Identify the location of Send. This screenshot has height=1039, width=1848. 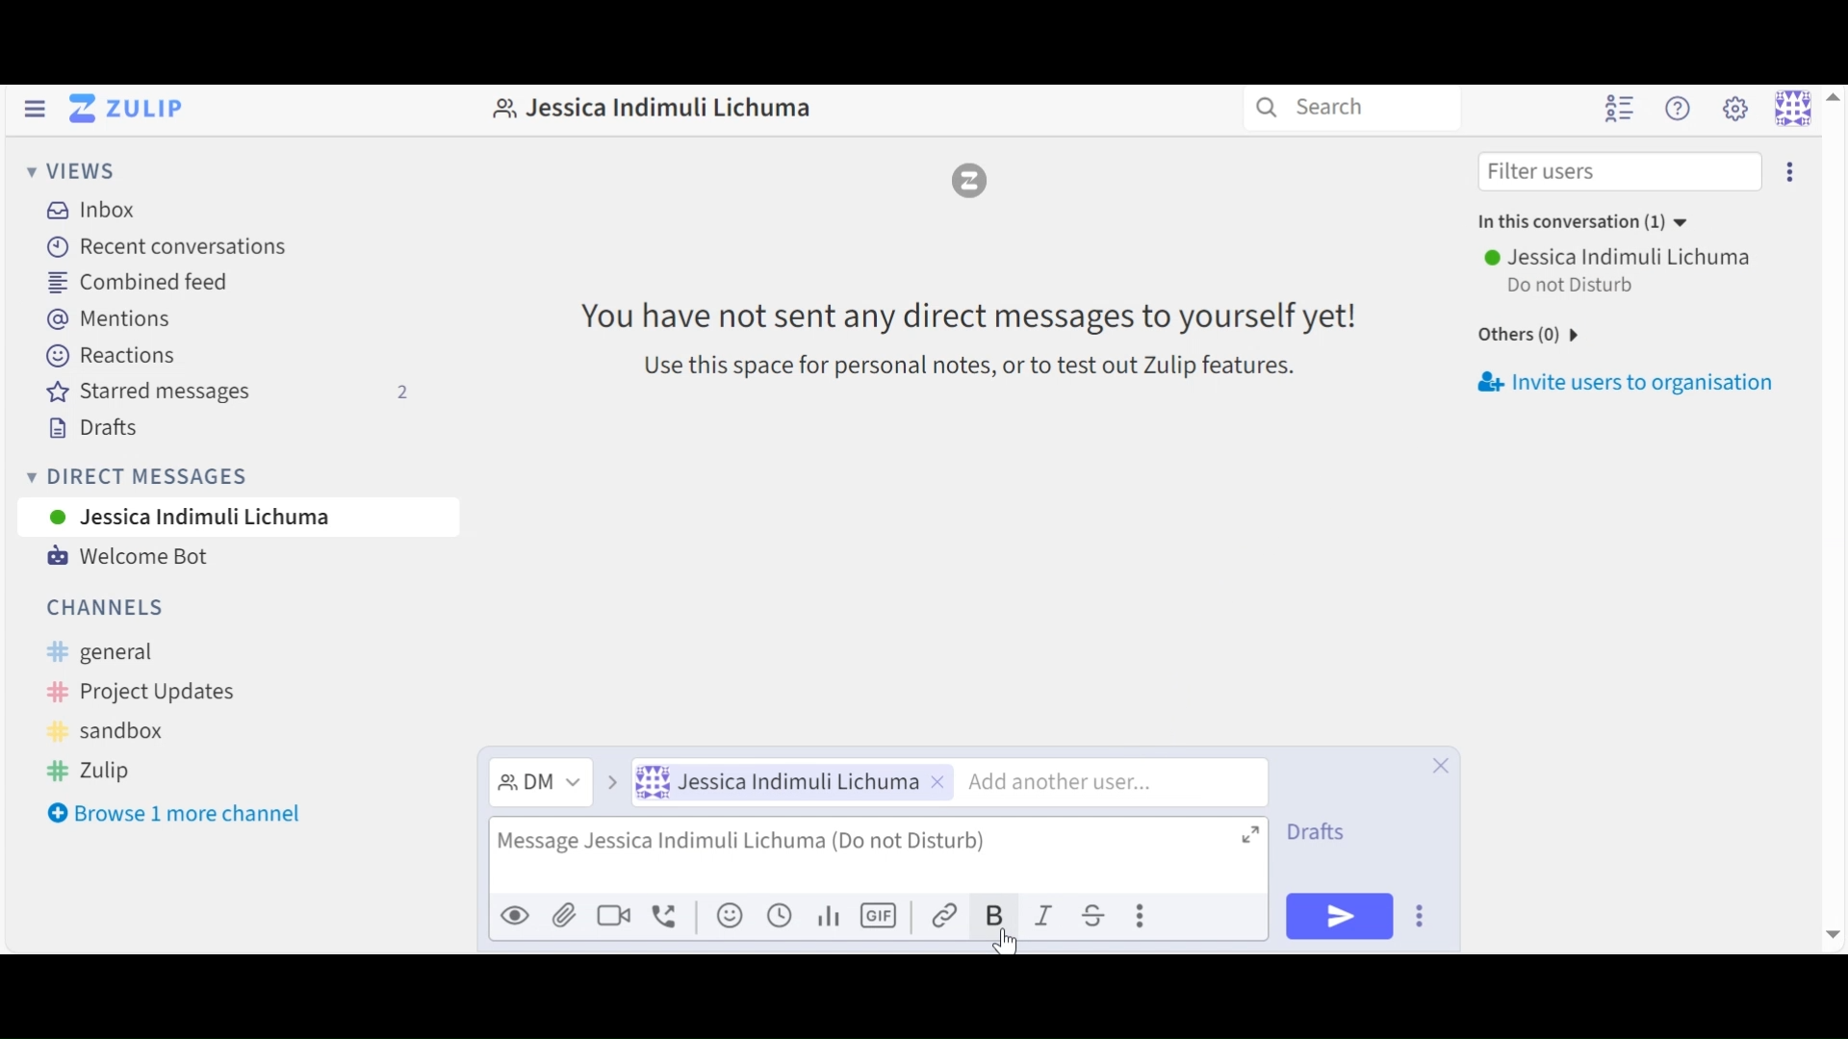
(1339, 915).